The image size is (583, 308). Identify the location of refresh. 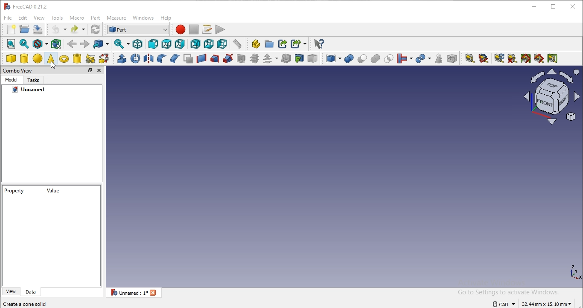
(96, 29).